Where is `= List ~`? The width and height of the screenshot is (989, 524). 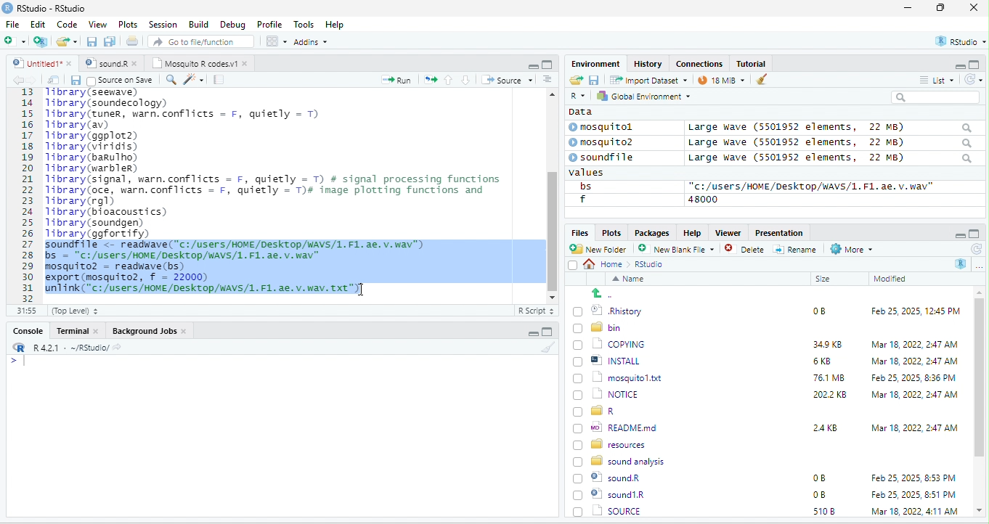
= List ~ is located at coordinates (934, 80).